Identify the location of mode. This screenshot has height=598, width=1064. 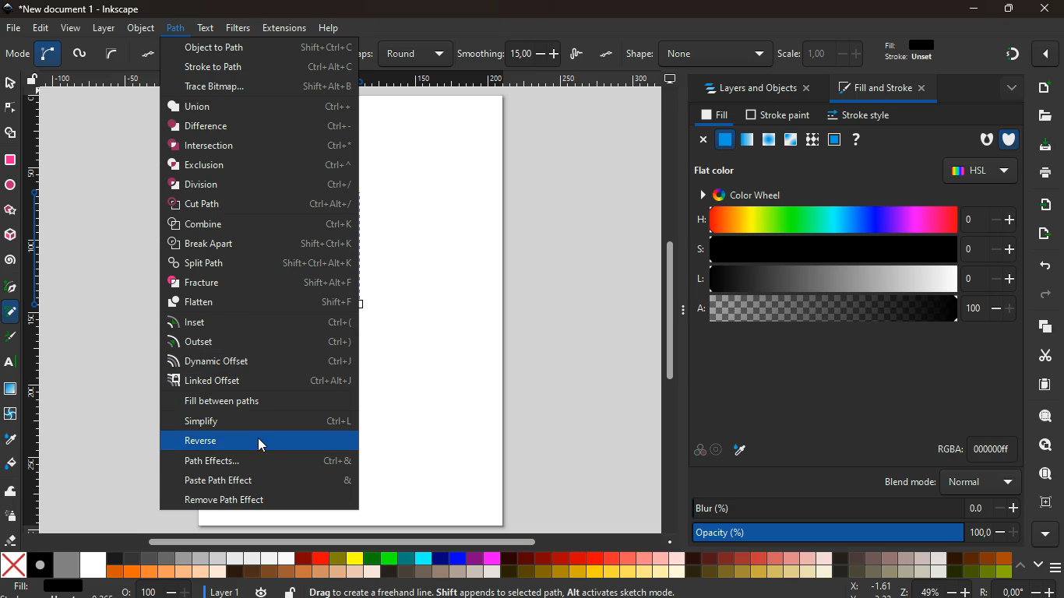
(17, 55).